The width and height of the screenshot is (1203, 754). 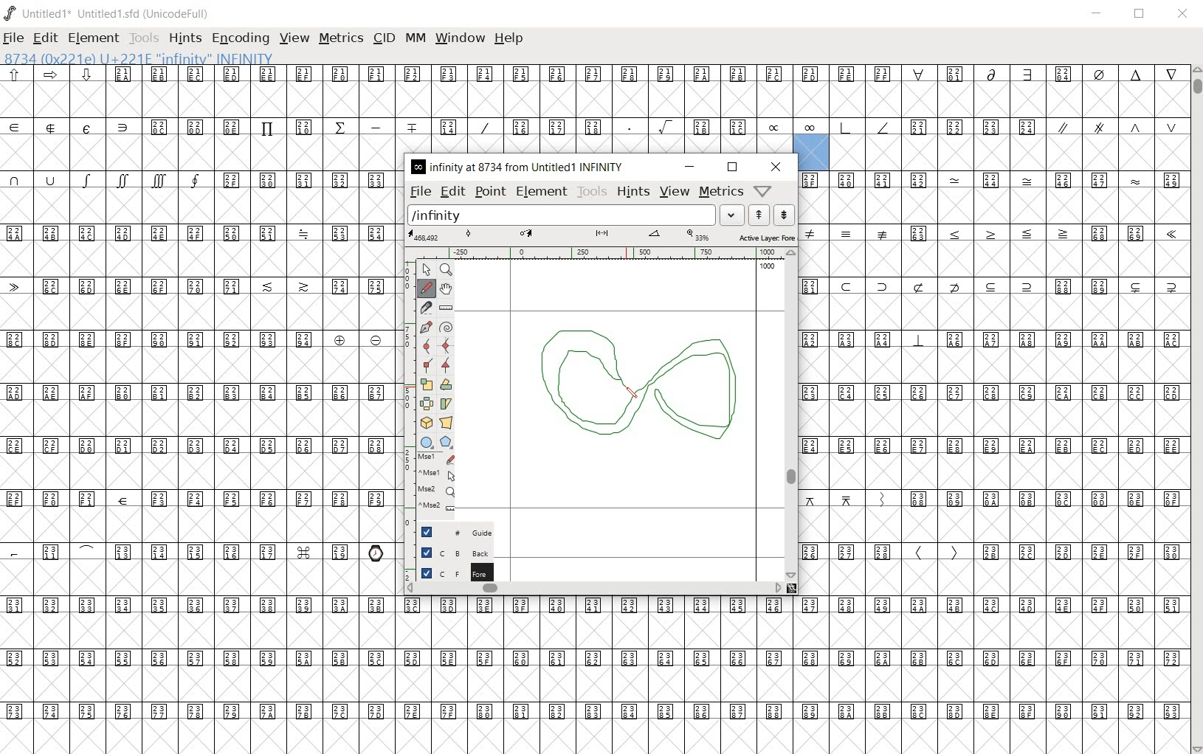 What do you see at coordinates (447, 271) in the screenshot?
I see `MAGNIFY` at bounding box center [447, 271].